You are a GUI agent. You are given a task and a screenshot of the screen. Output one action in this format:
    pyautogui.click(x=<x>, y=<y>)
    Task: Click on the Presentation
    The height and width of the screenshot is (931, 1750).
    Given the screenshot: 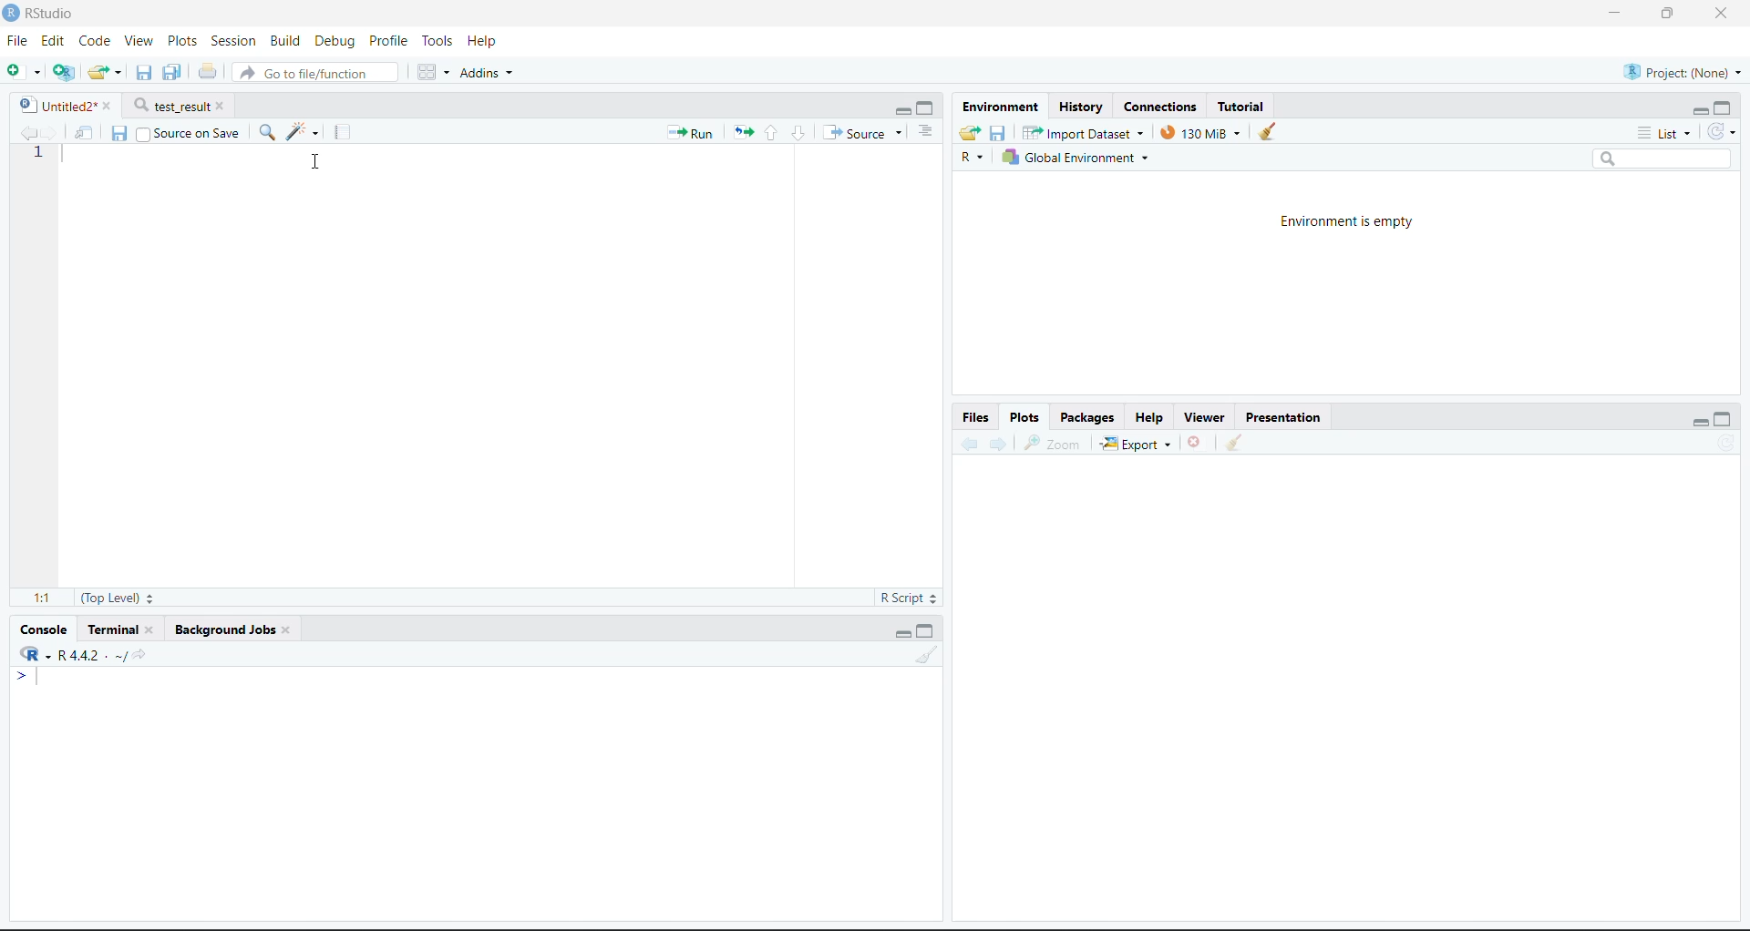 What is the action you would take?
    pyautogui.click(x=1283, y=414)
    